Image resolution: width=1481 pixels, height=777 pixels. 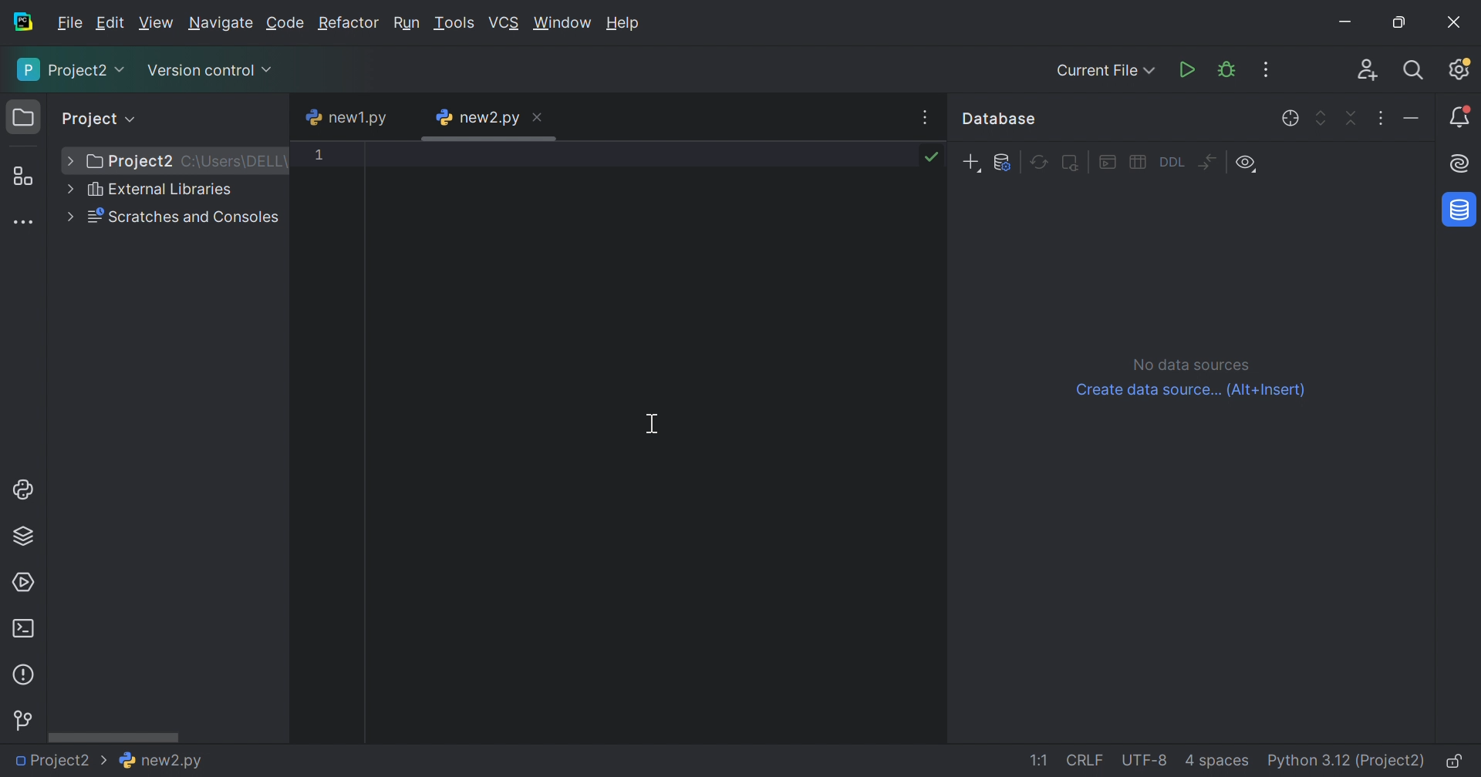 What do you see at coordinates (132, 160) in the screenshot?
I see `Project2` at bounding box center [132, 160].